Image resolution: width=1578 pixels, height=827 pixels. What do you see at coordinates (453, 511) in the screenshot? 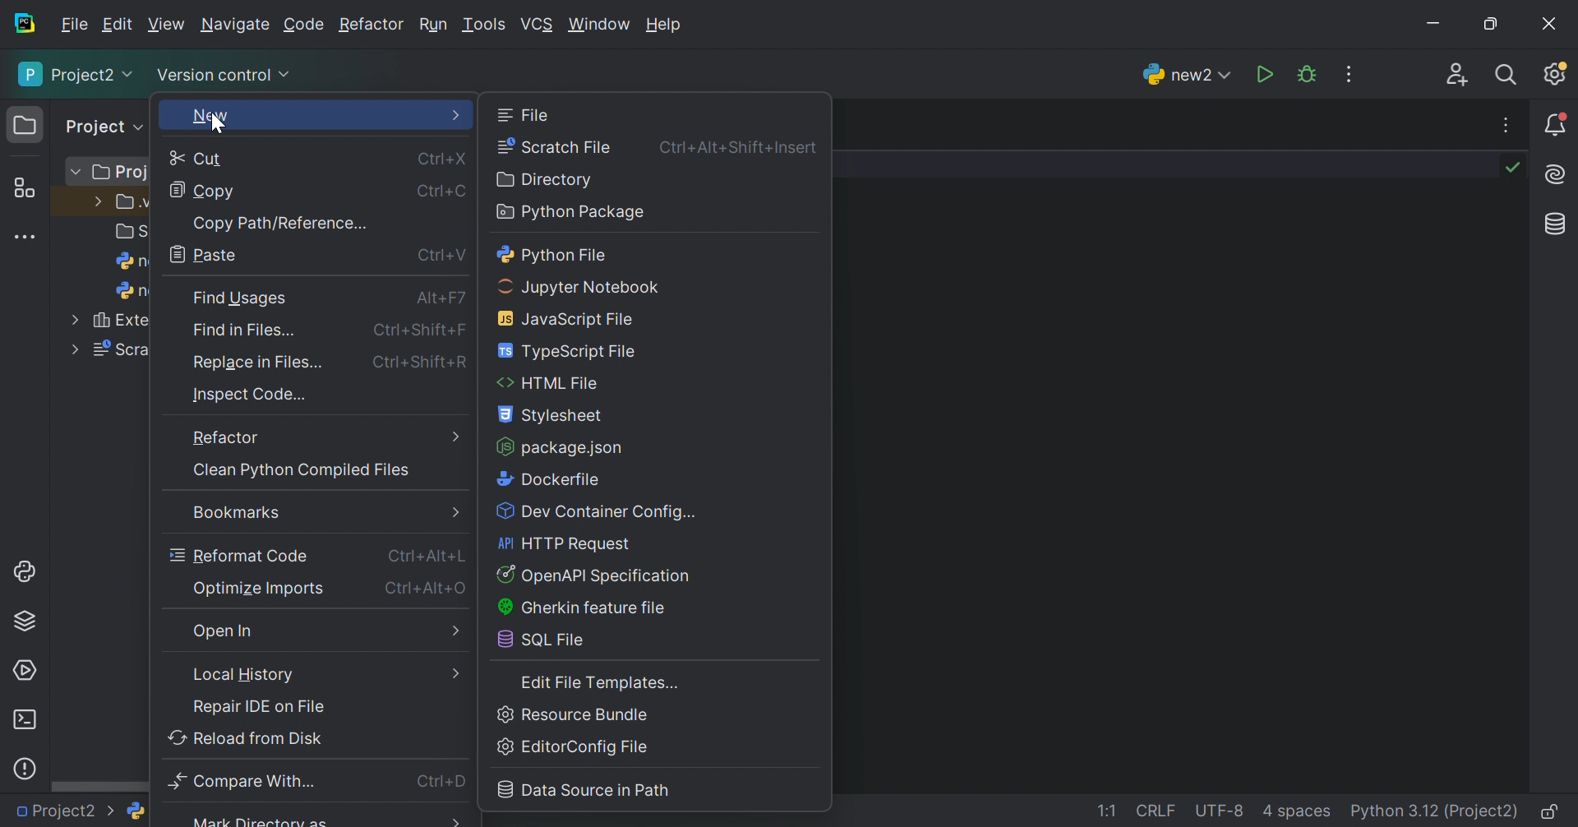
I see `` at bounding box center [453, 511].